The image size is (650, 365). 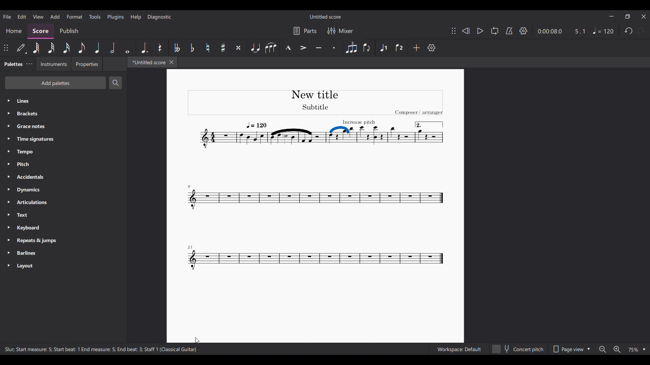 What do you see at coordinates (63, 152) in the screenshot?
I see `Tempo` at bounding box center [63, 152].